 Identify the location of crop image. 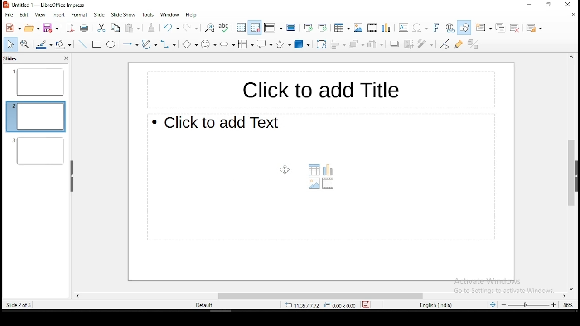
(410, 44).